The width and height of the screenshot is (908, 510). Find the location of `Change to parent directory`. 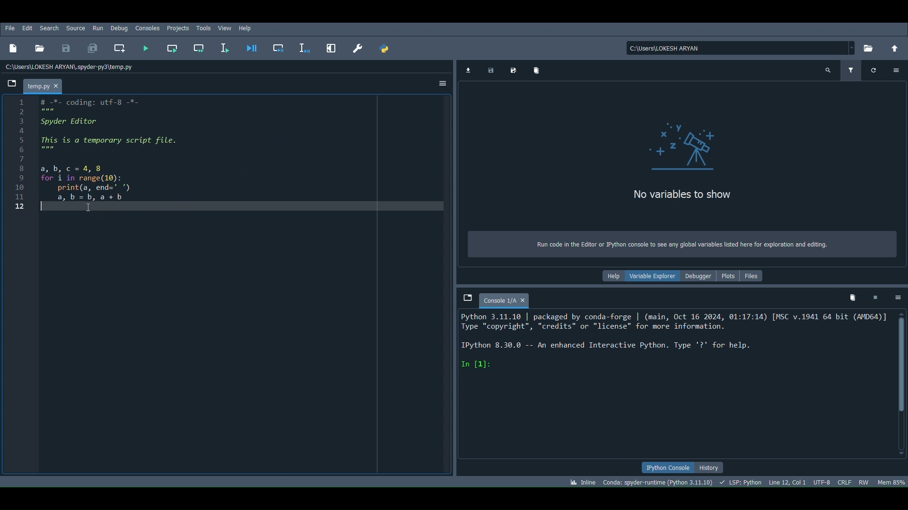

Change to parent directory is located at coordinates (894, 47).